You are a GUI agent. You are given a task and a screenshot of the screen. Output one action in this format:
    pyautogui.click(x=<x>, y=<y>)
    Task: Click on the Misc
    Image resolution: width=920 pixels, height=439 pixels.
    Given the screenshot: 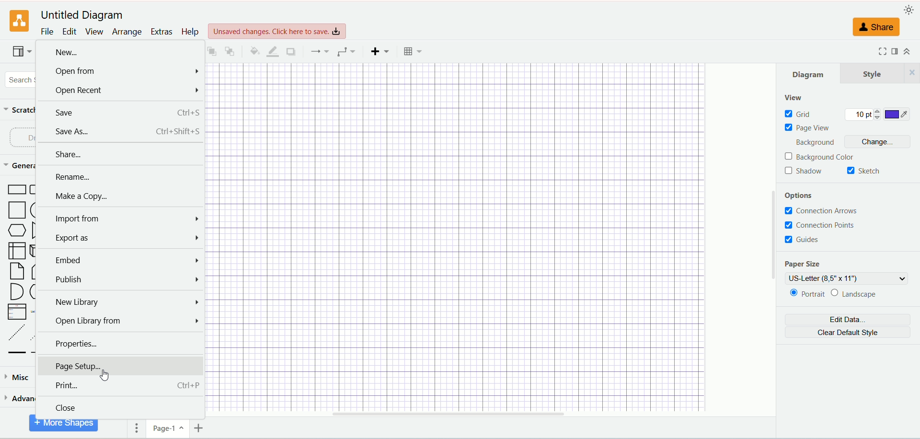 What is the action you would take?
    pyautogui.click(x=18, y=377)
    